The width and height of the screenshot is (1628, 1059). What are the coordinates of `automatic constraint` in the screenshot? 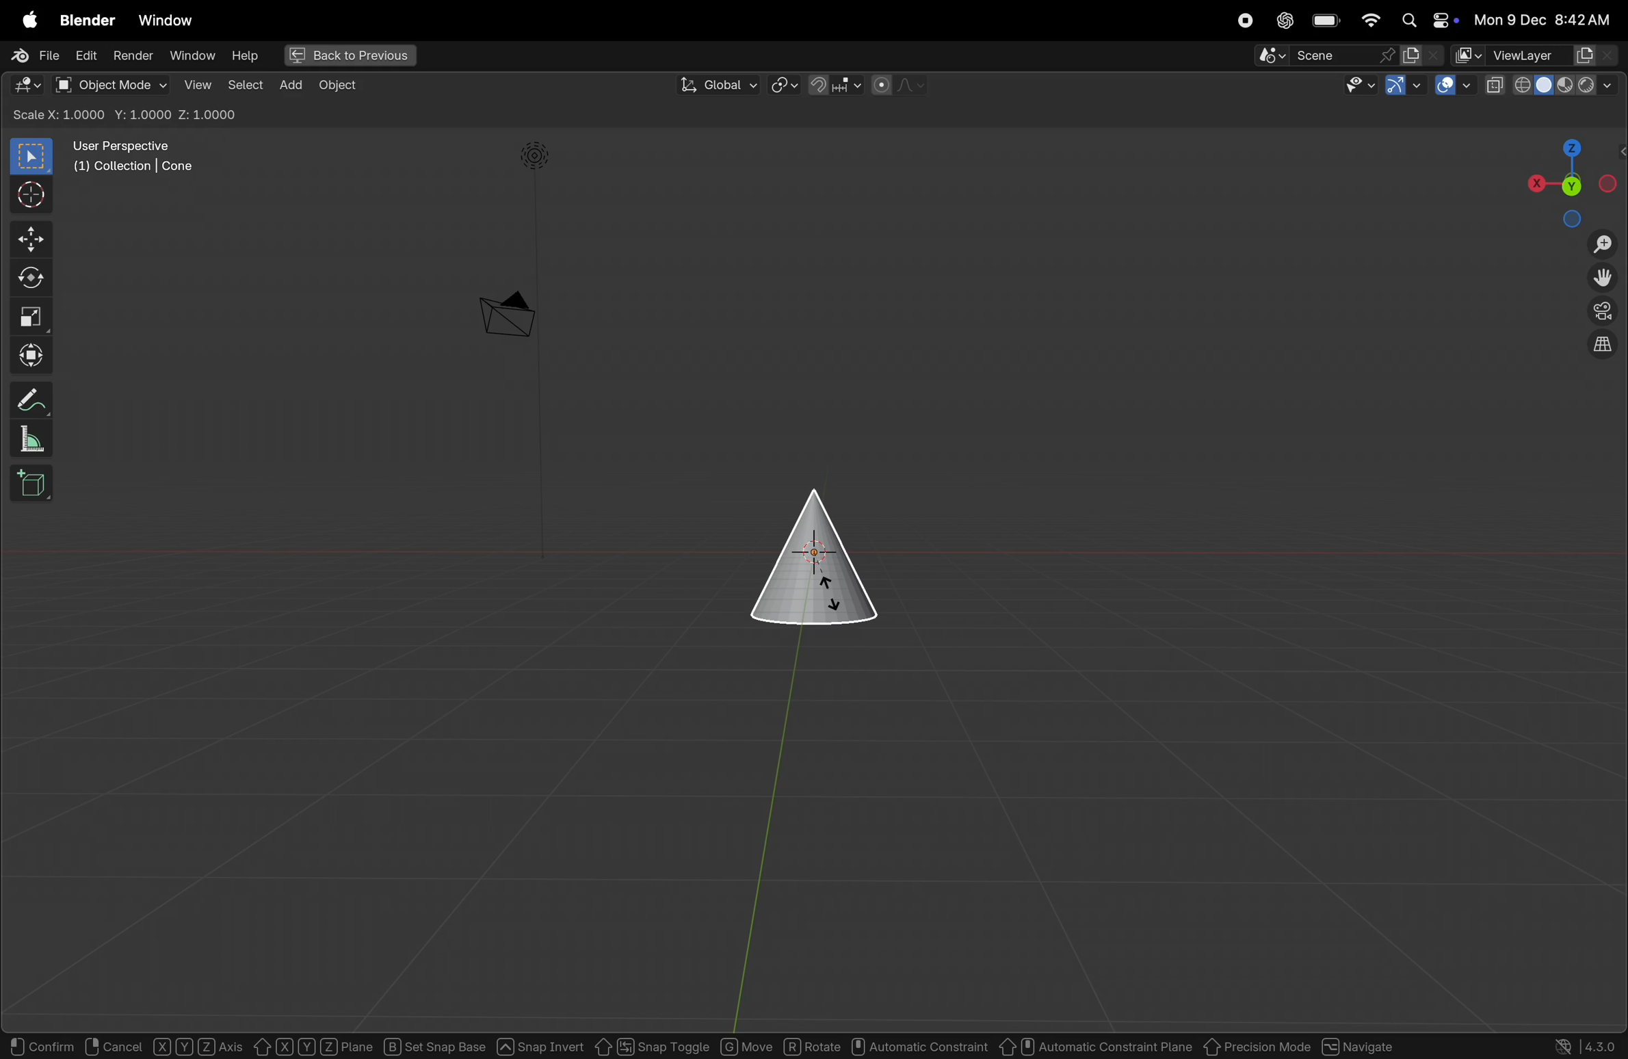 It's located at (921, 1045).